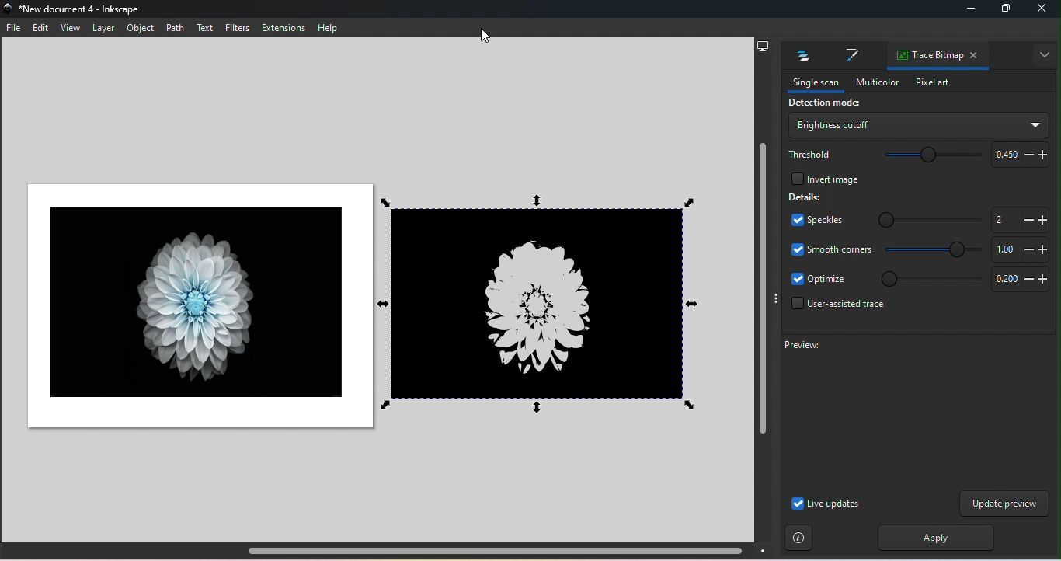 The height and width of the screenshot is (561, 1061). What do you see at coordinates (763, 44) in the screenshot?
I see `Display options` at bounding box center [763, 44].